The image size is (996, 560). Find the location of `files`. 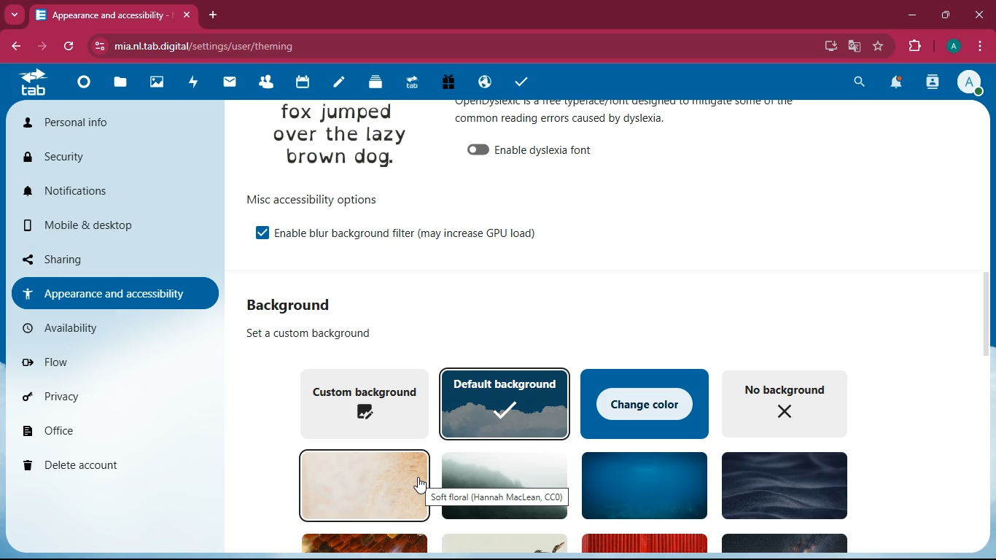

files is located at coordinates (120, 84).